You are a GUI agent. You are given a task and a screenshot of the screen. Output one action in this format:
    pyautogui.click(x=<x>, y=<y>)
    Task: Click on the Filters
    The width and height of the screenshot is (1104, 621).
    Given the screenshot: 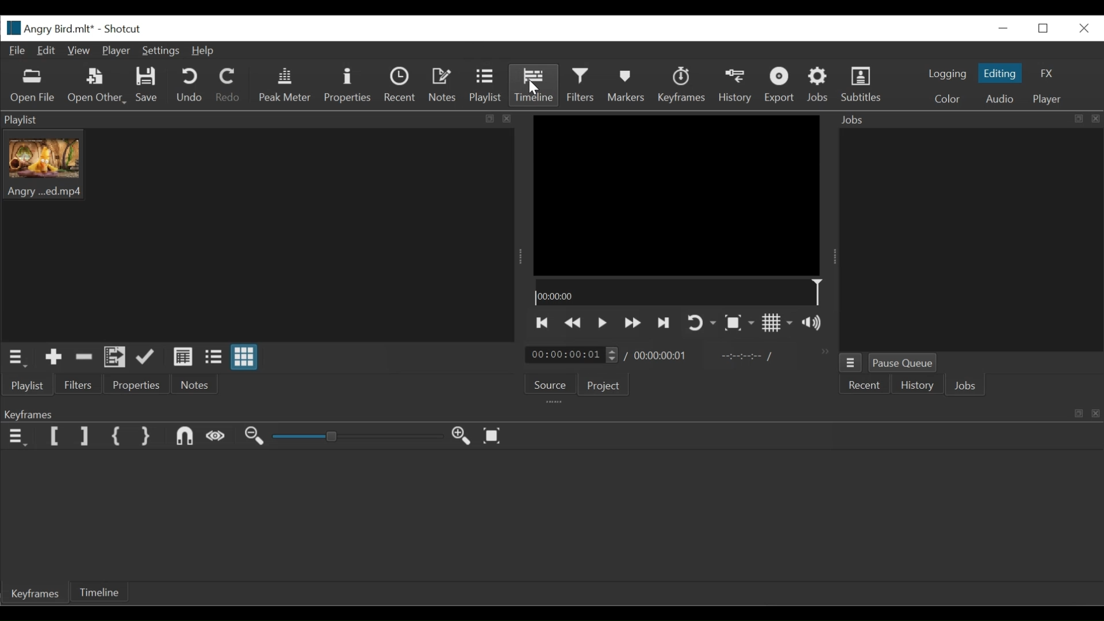 What is the action you would take?
    pyautogui.click(x=581, y=85)
    